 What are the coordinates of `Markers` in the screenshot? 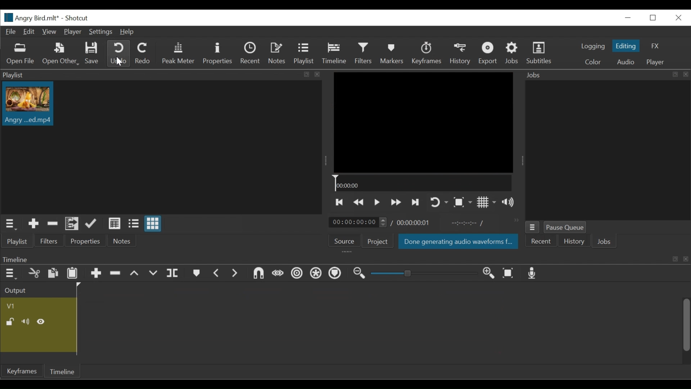 It's located at (392, 52).